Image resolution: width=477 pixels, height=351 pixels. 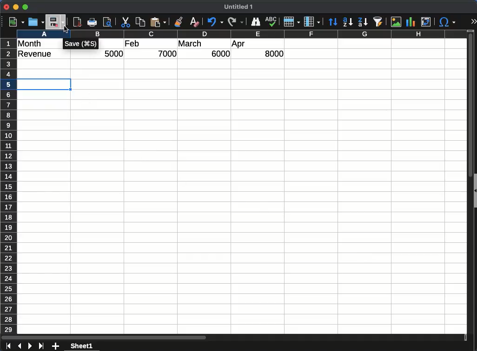 What do you see at coordinates (159, 22) in the screenshot?
I see `paste` at bounding box center [159, 22].